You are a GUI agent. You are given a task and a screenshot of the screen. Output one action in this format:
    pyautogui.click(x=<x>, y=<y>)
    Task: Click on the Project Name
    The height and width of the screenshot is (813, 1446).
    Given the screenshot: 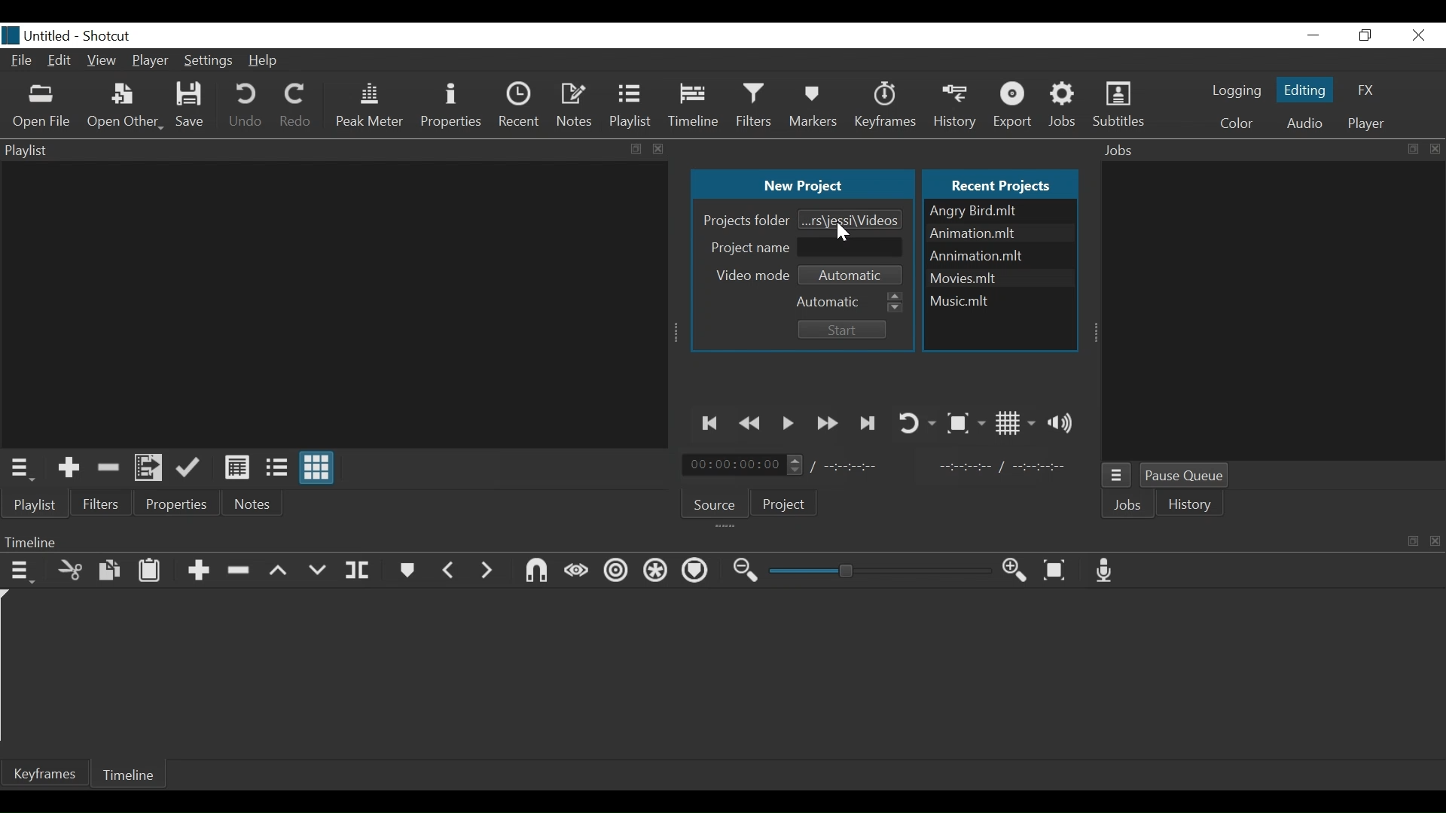 What is the action you would take?
    pyautogui.click(x=747, y=246)
    